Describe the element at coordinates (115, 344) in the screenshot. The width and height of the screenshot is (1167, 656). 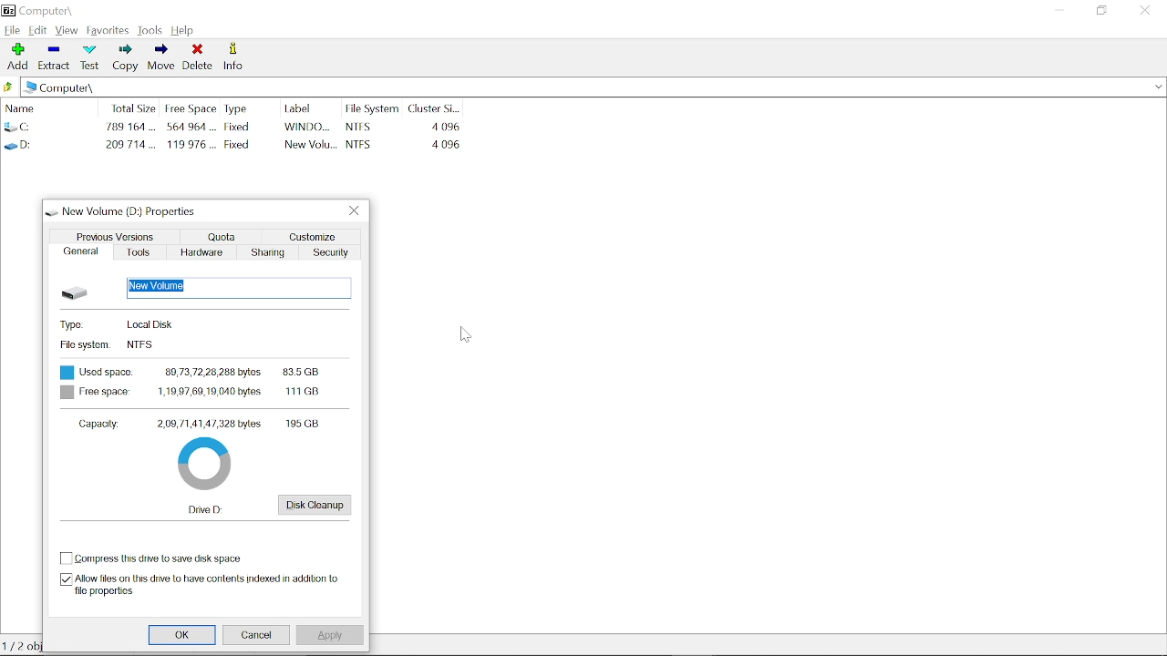
I see `File System NTFS` at that location.